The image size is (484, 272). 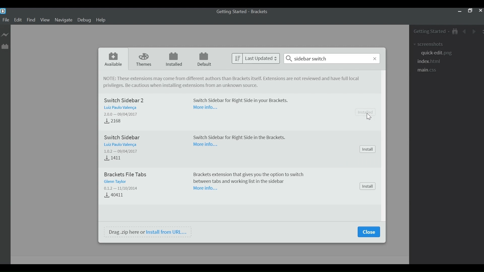 I want to click on Installed , so click(x=175, y=59).